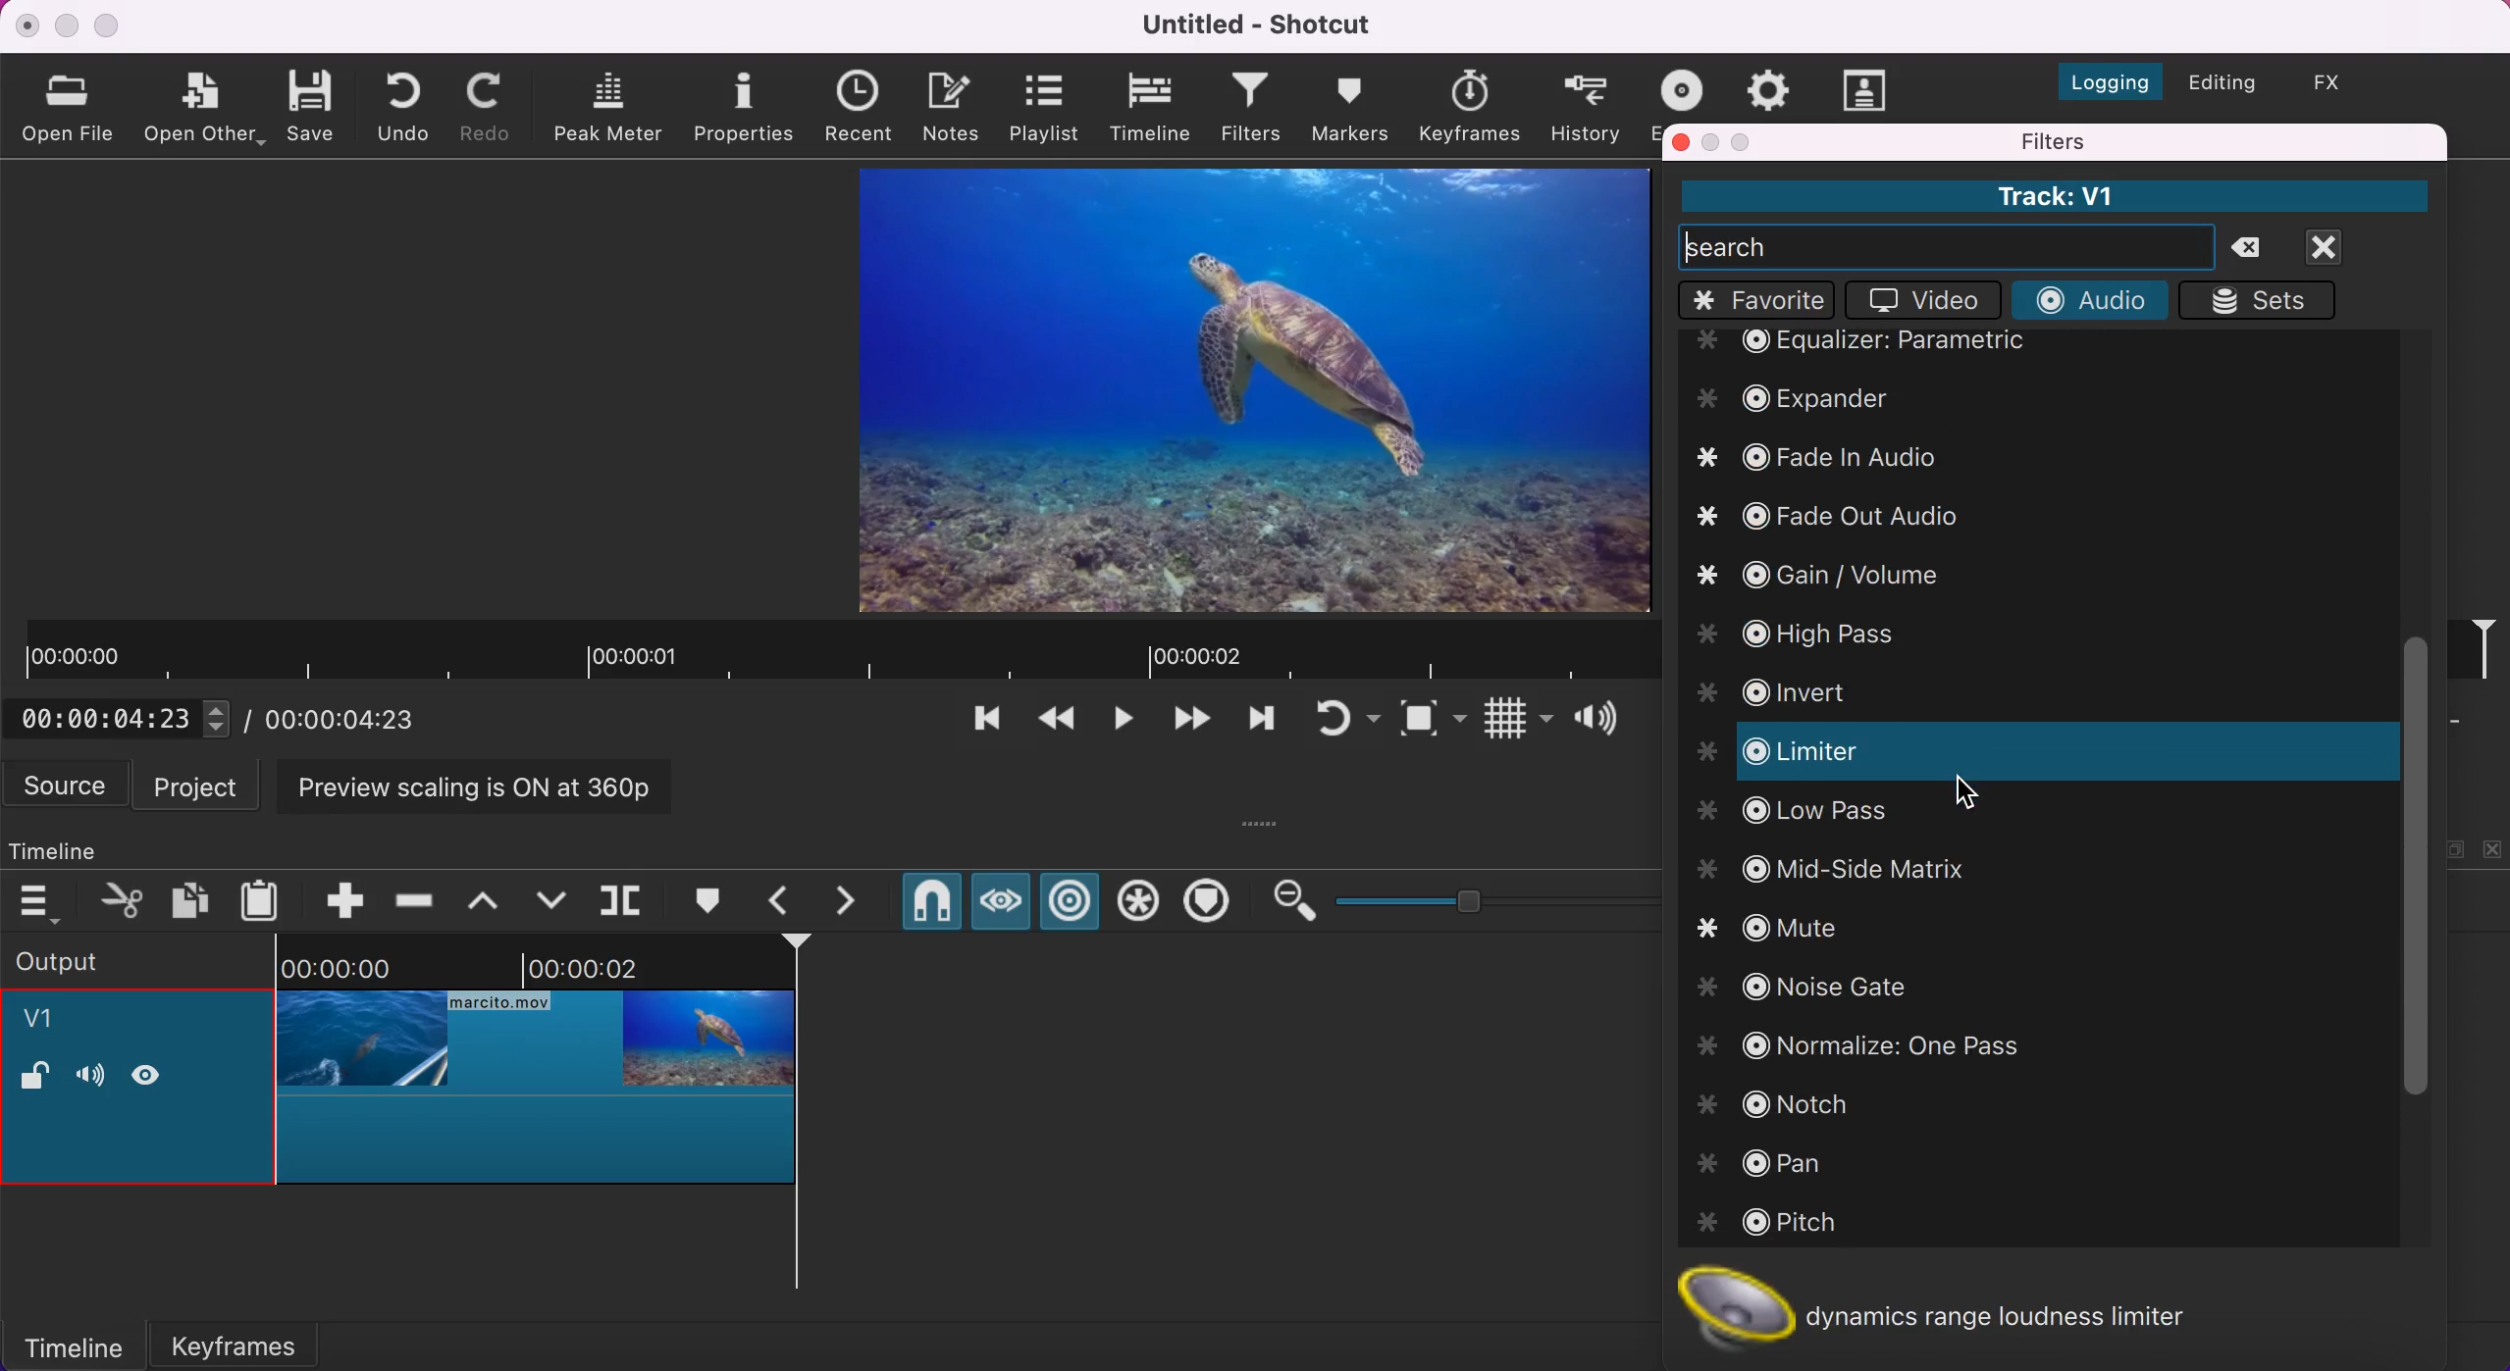  What do you see at coordinates (201, 785) in the screenshot?
I see `project` at bounding box center [201, 785].